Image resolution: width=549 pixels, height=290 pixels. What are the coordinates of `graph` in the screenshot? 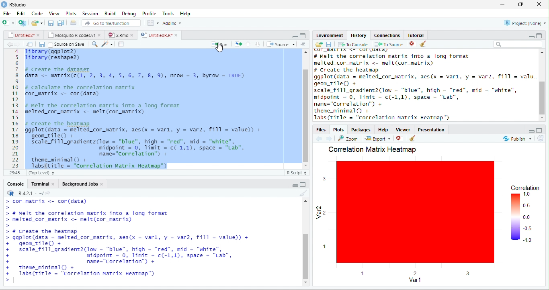 It's located at (408, 223).